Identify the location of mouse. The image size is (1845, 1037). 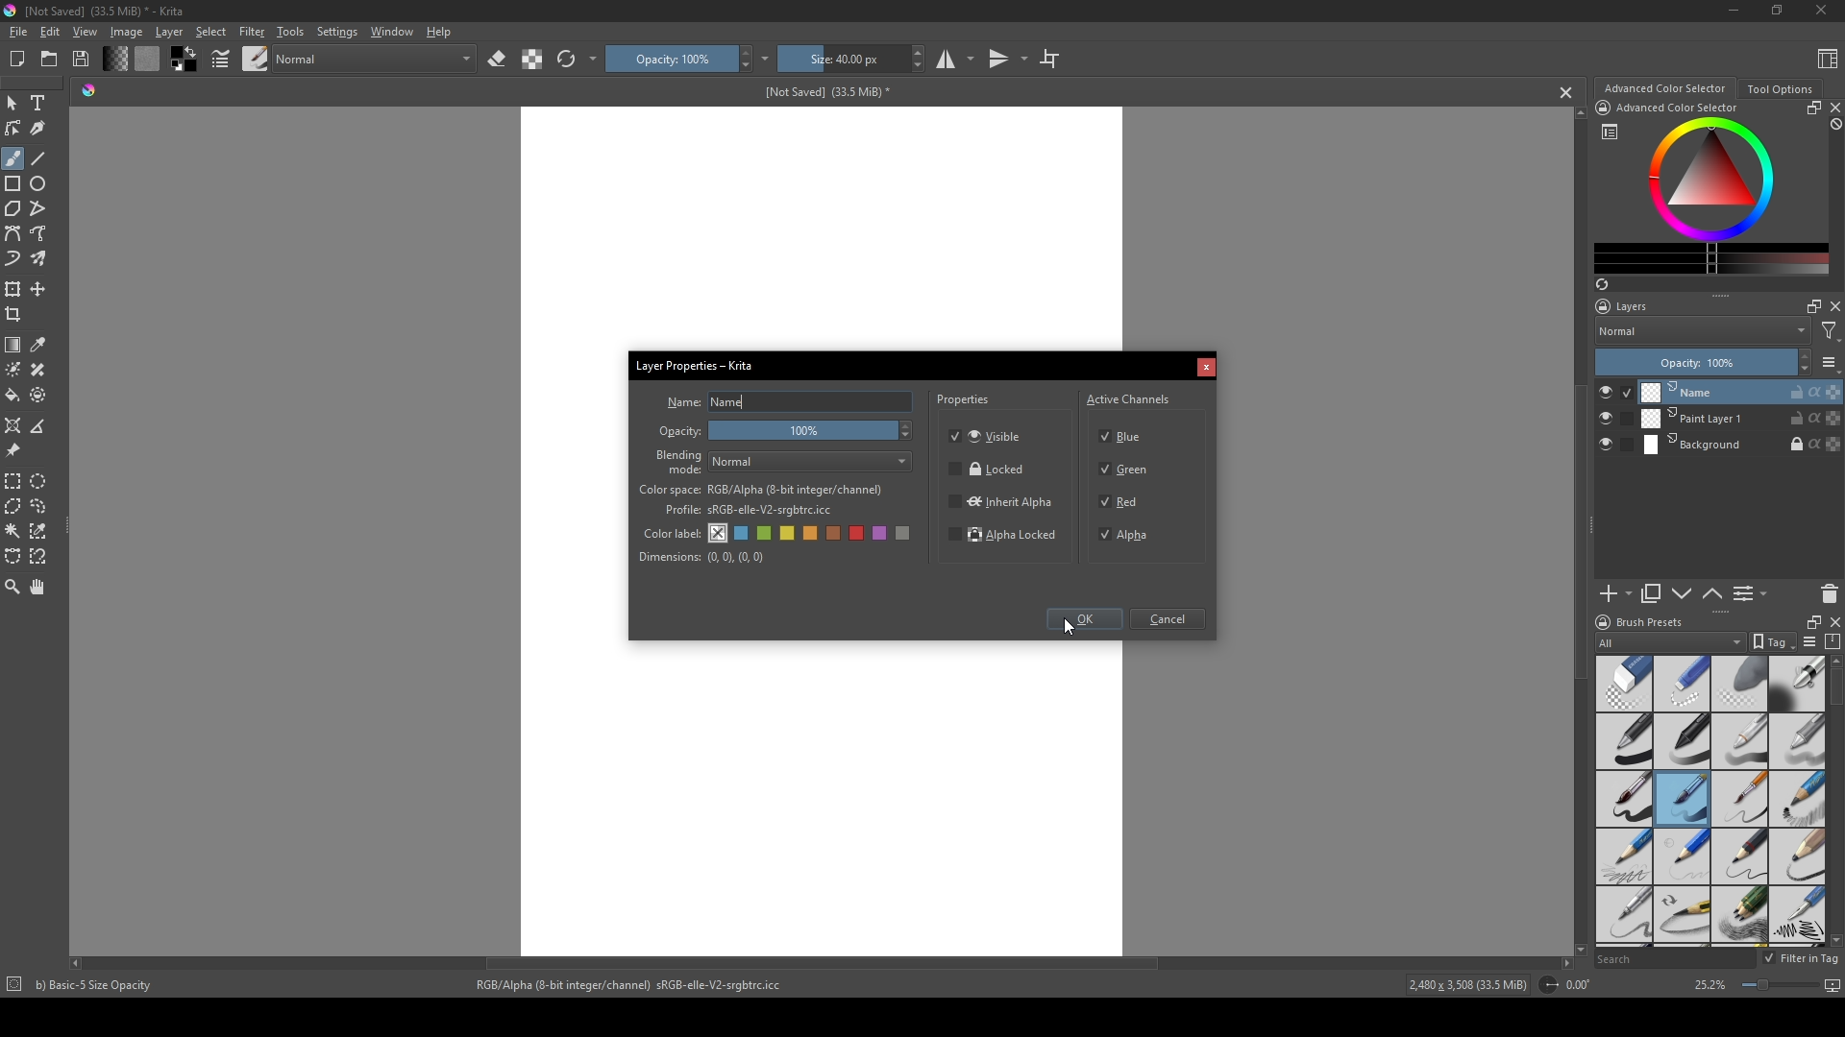
(12, 104).